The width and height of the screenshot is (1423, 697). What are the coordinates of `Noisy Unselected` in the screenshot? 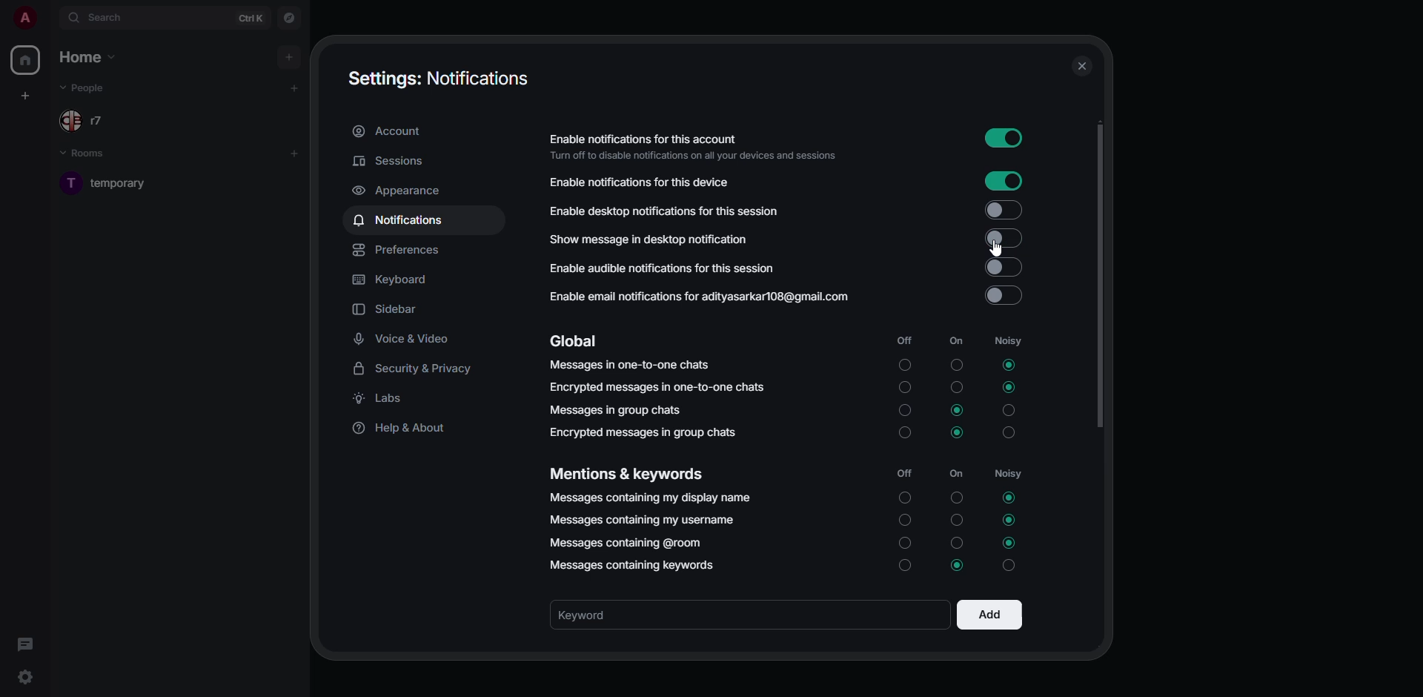 It's located at (1009, 434).